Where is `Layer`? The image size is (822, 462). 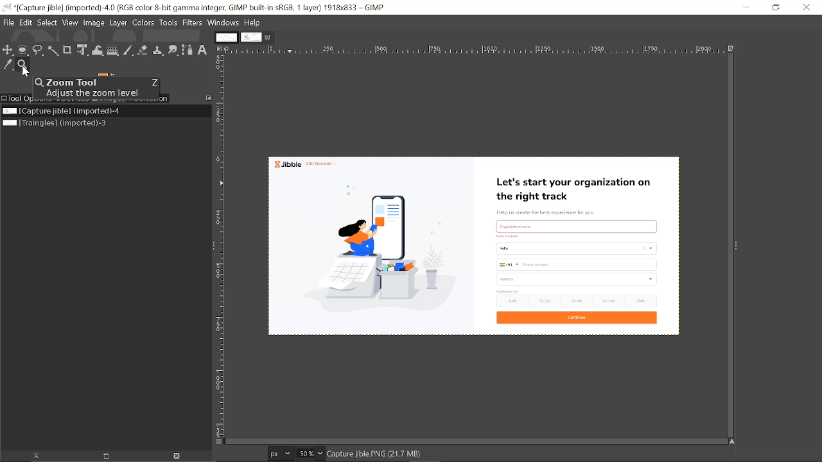 Layer is located at coordinates (118, 23).